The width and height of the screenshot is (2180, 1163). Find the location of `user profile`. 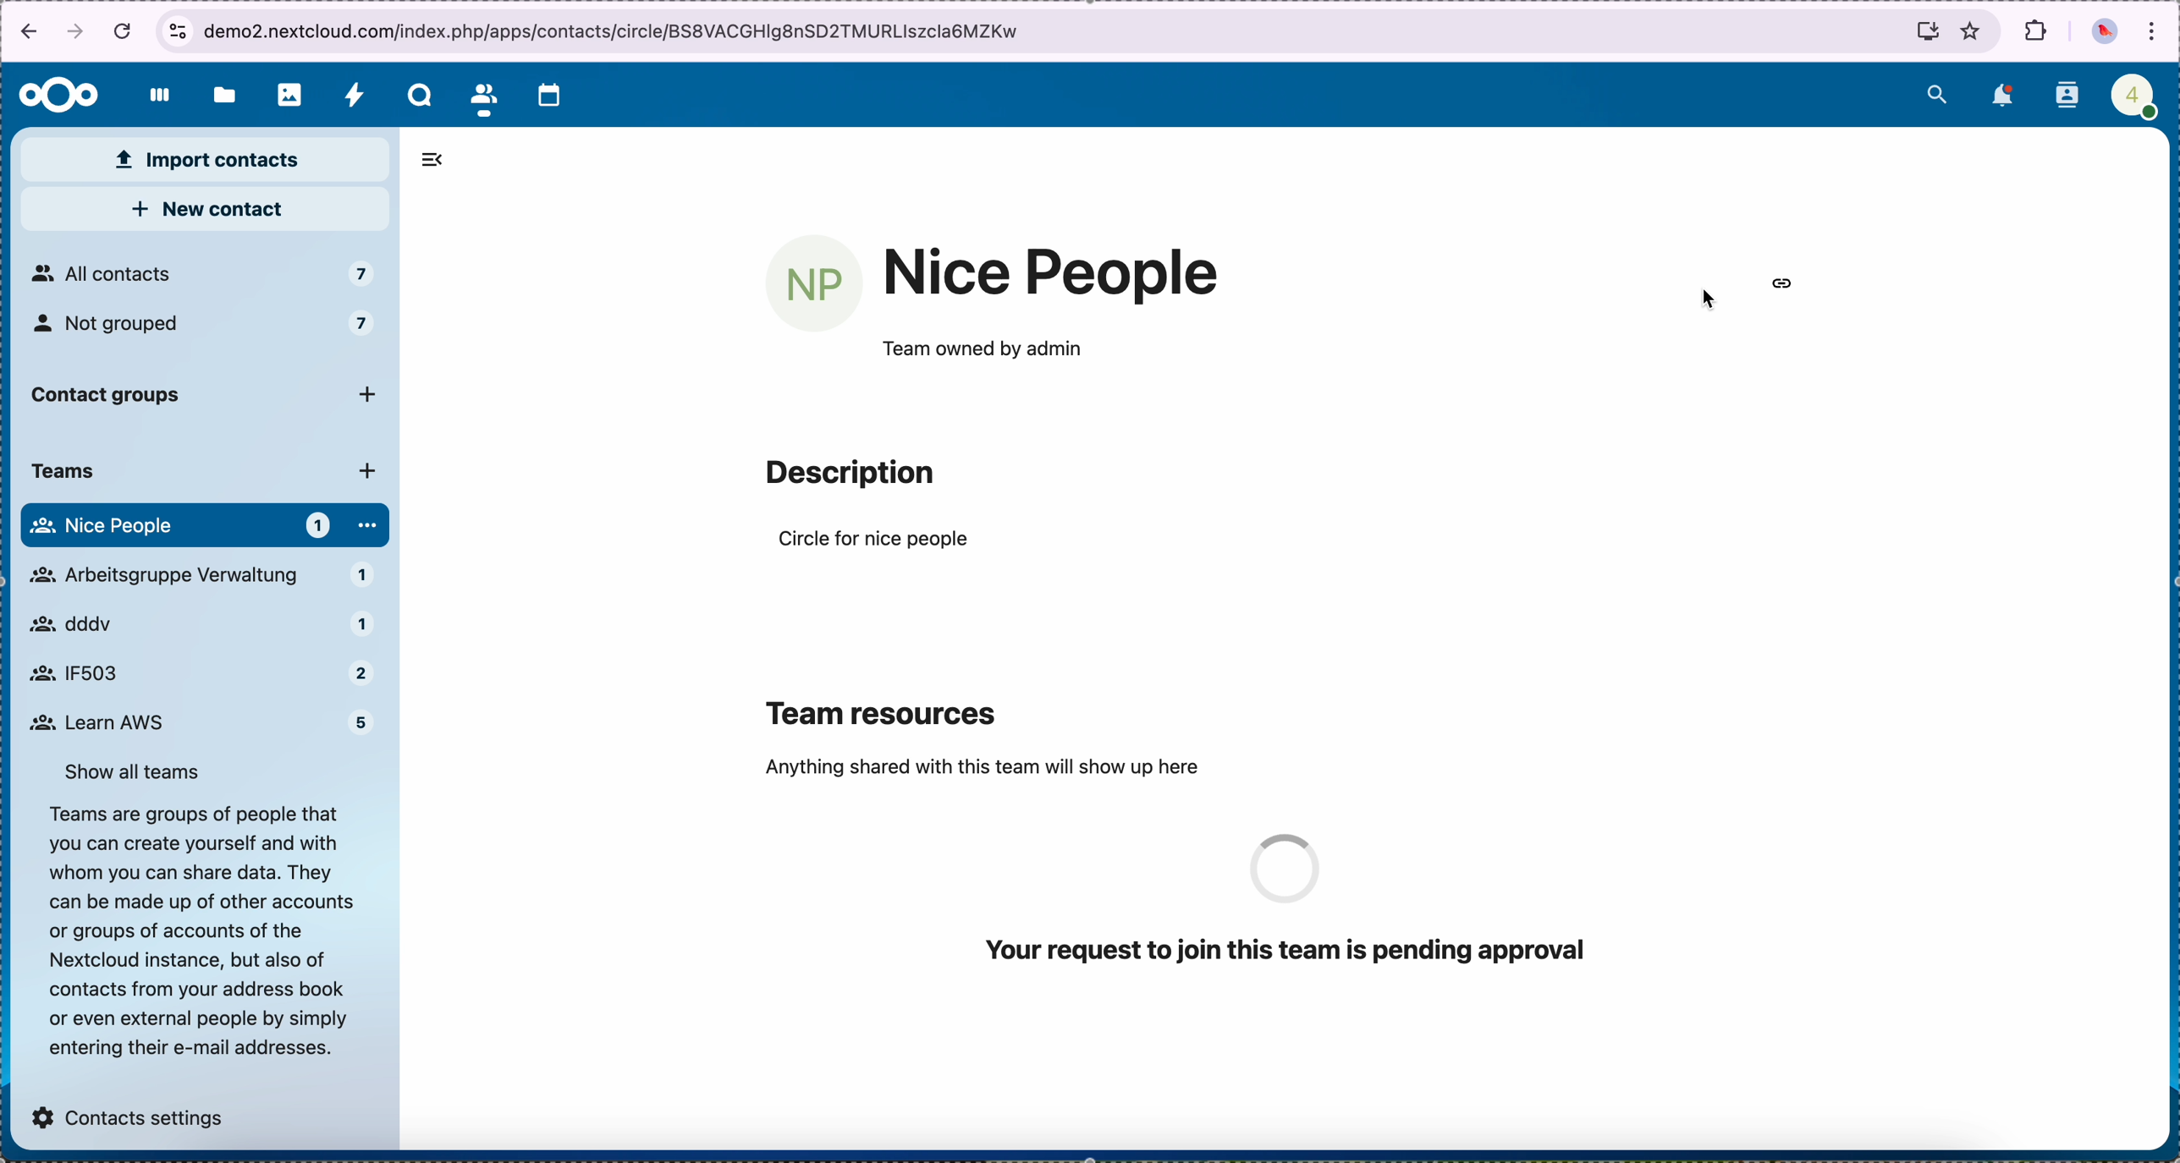

user profile is located at coordinates (2131, 94).